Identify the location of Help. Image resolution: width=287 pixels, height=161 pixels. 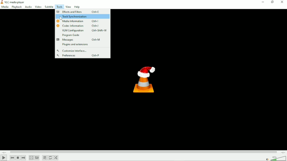
(77, 7).